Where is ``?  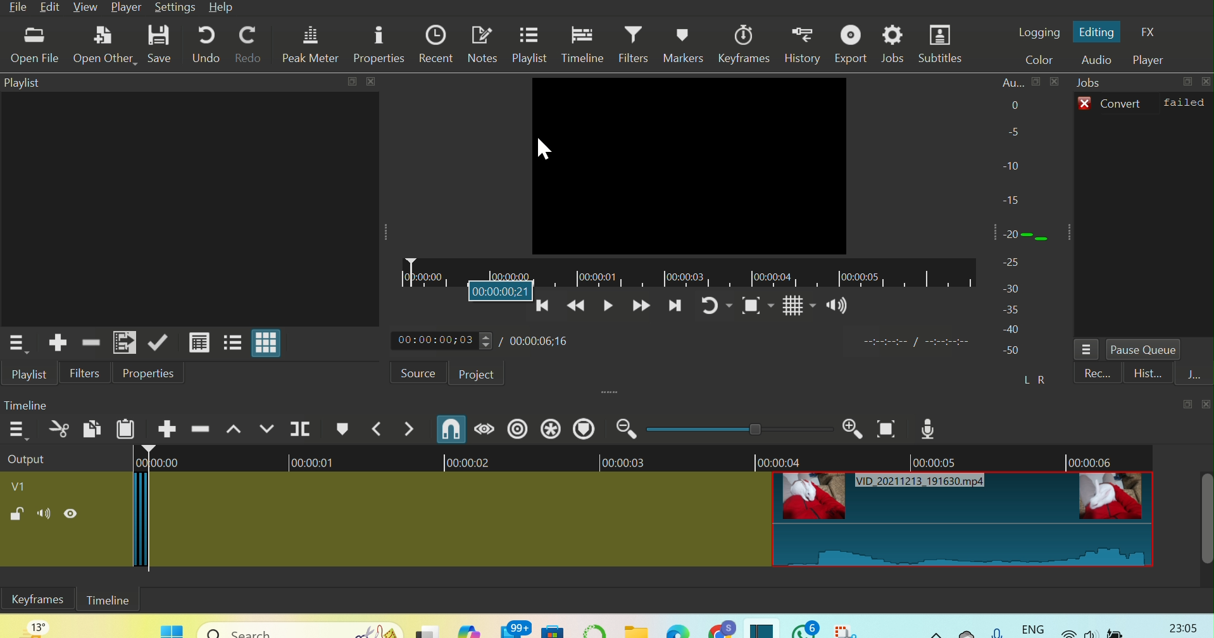  is located at coordinates (372, 82).